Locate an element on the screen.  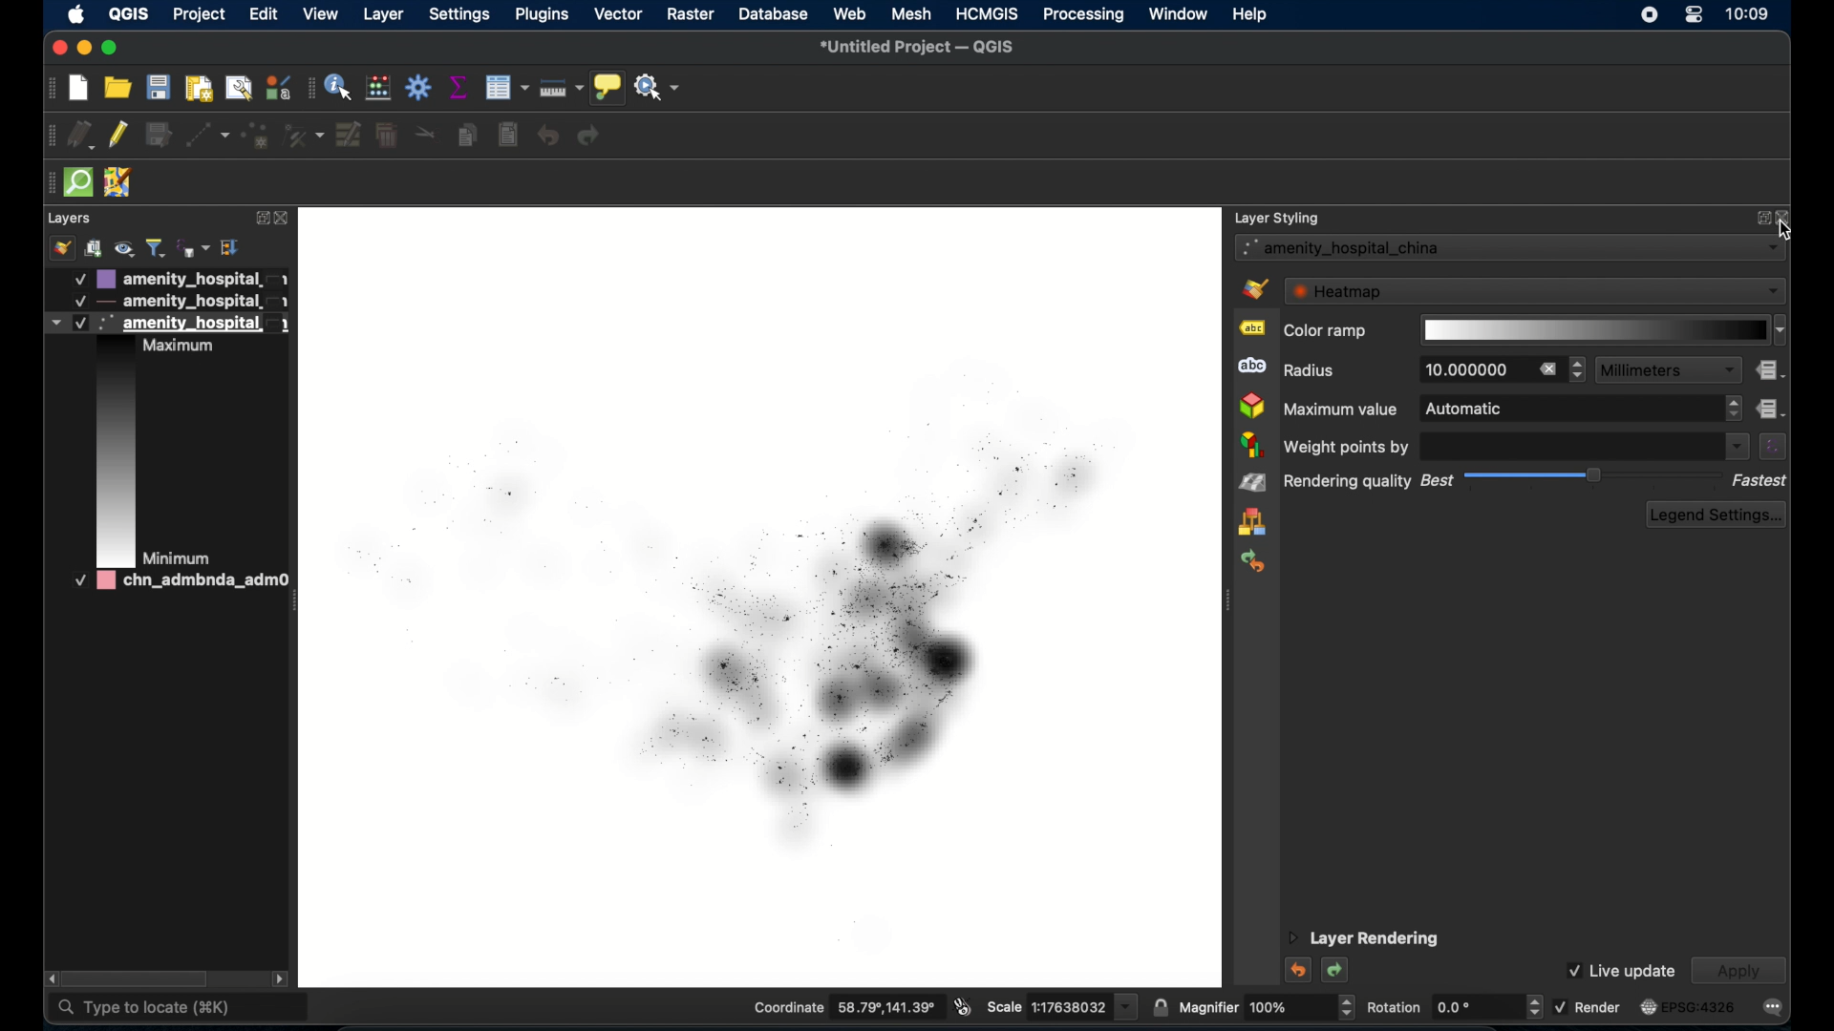
Minimum is located at coordinates (178, 557).